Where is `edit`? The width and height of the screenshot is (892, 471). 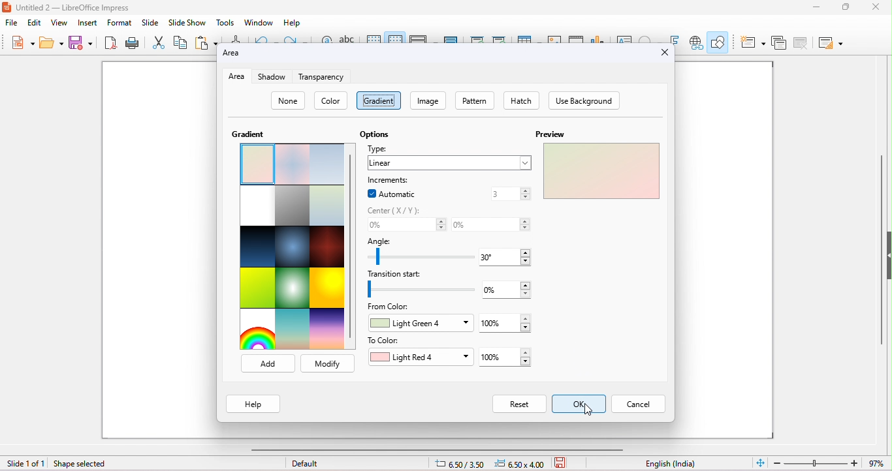 edit is located at coordinates (34, 23).